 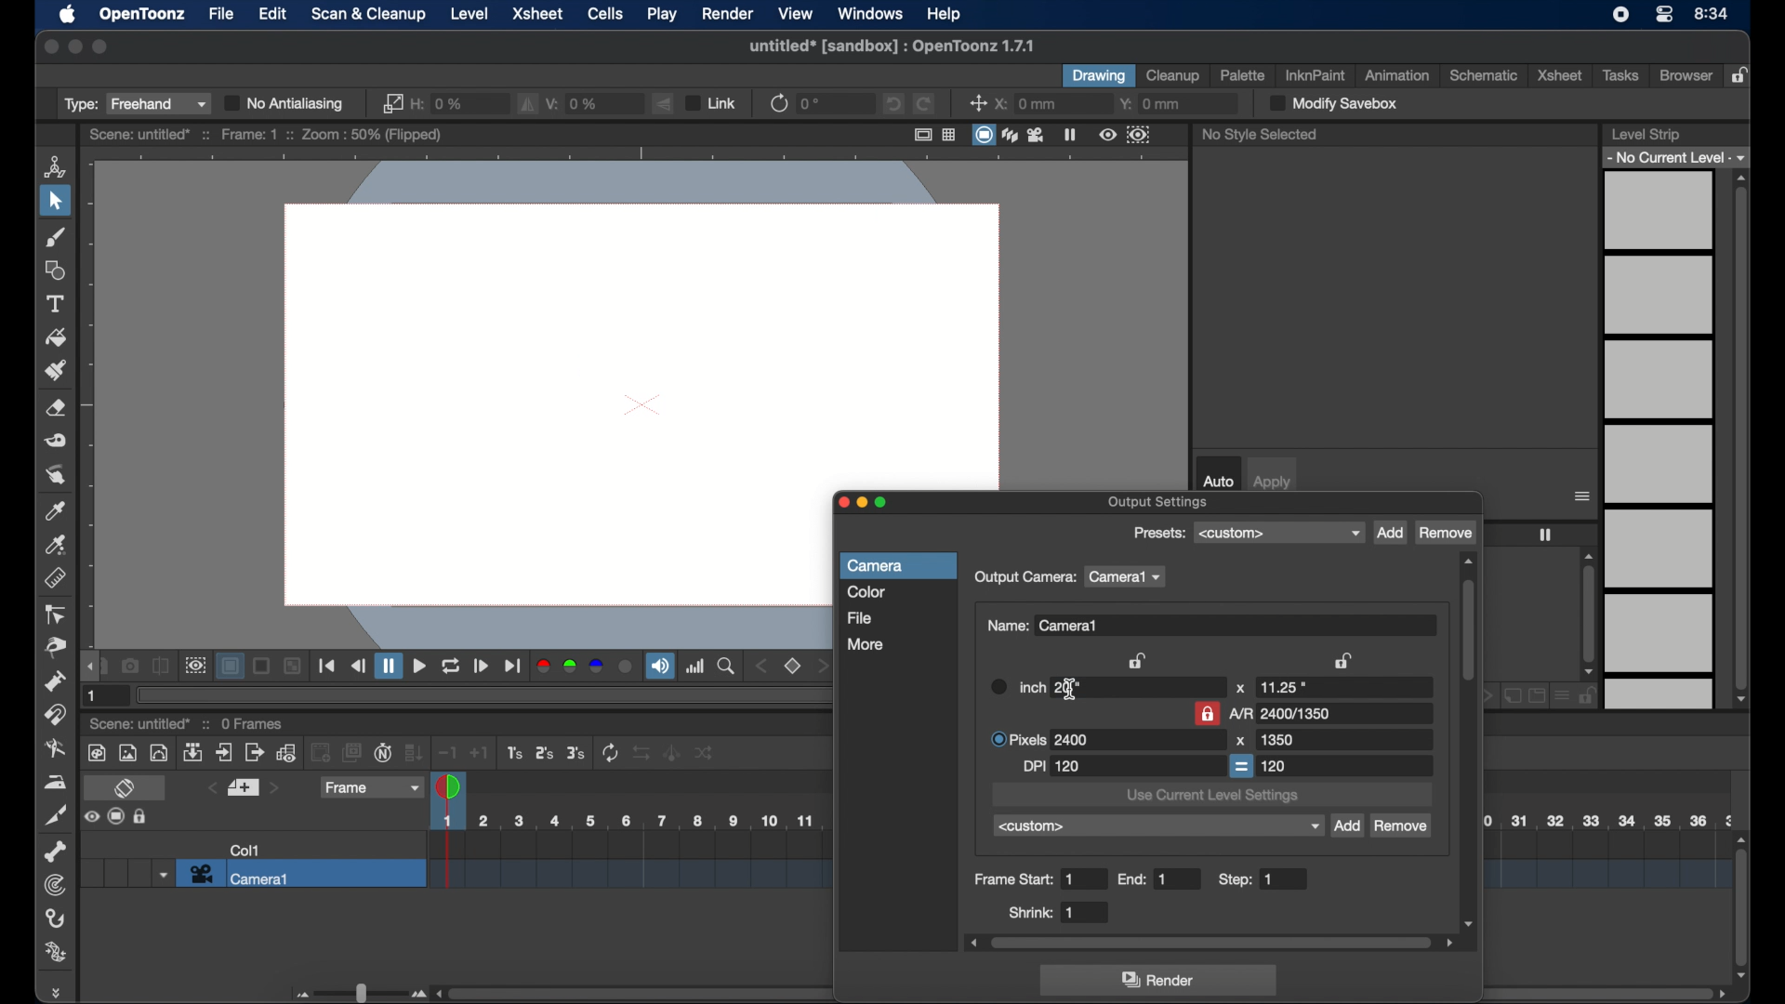 I want to click on type tool, so click(x=57, y=304).